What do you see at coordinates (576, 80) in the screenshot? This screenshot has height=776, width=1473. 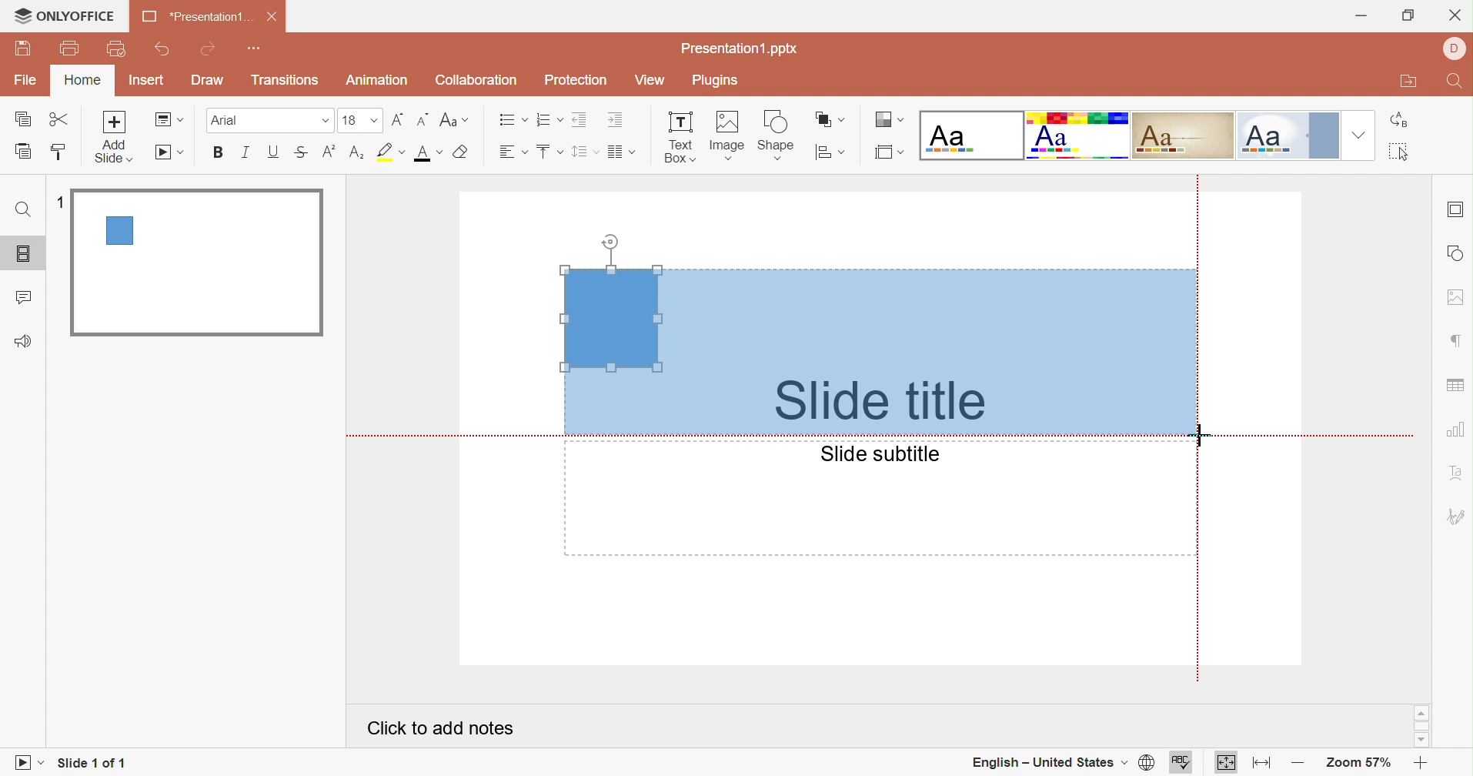 I see `Protection` at bounding box center [576, 80].